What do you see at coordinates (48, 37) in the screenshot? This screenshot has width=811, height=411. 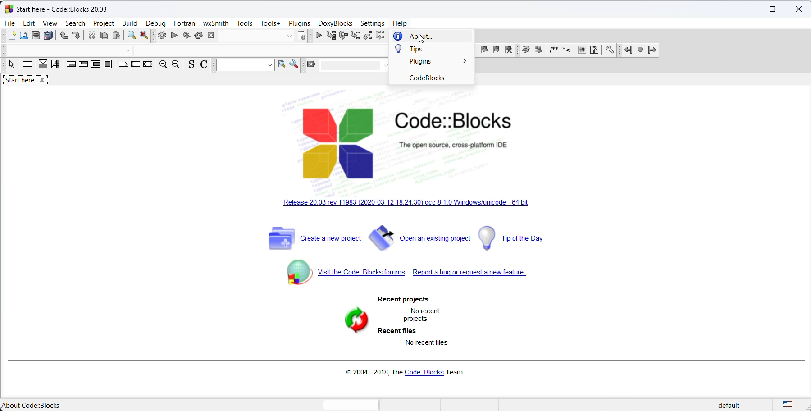 I see `save all` at bounding box center [48, 37].